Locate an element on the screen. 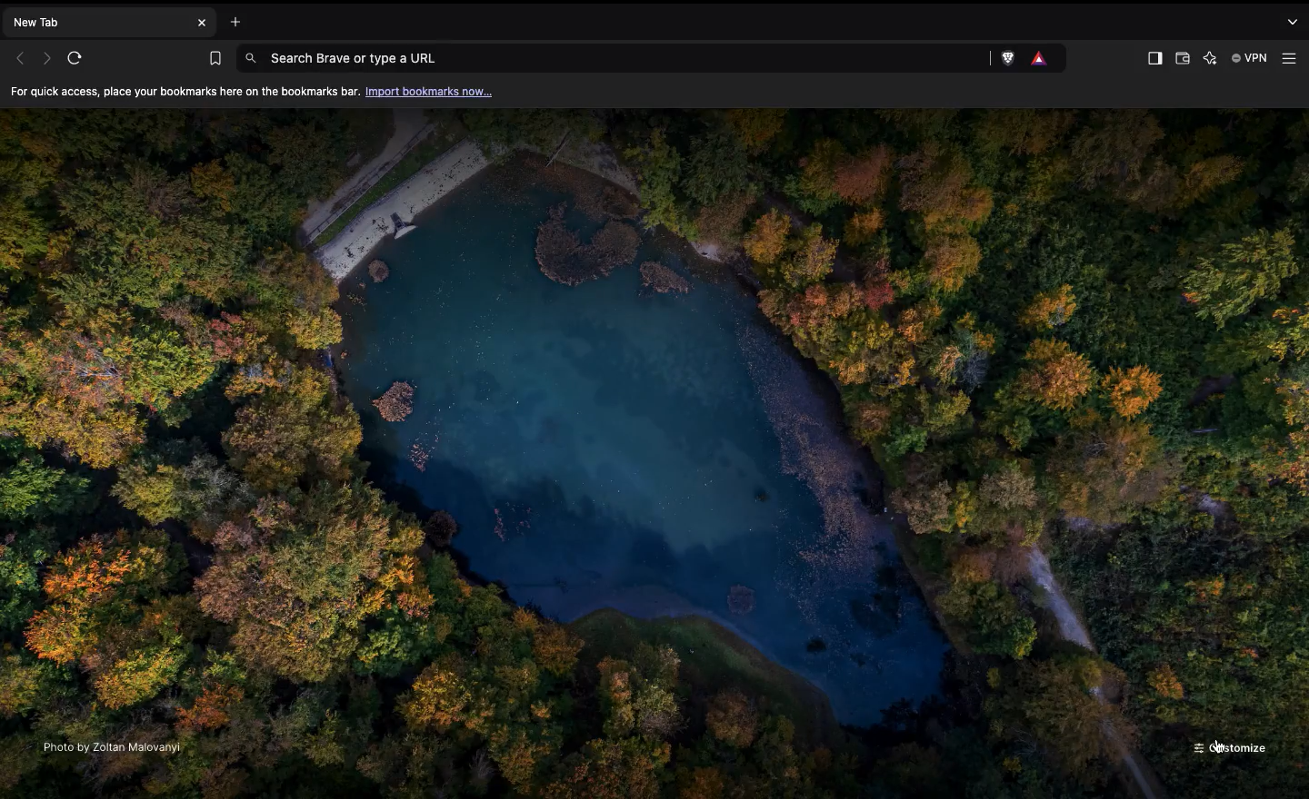 The height and width of the screenshot is (799, 1309). New tab is located at coordinates (98, 23).